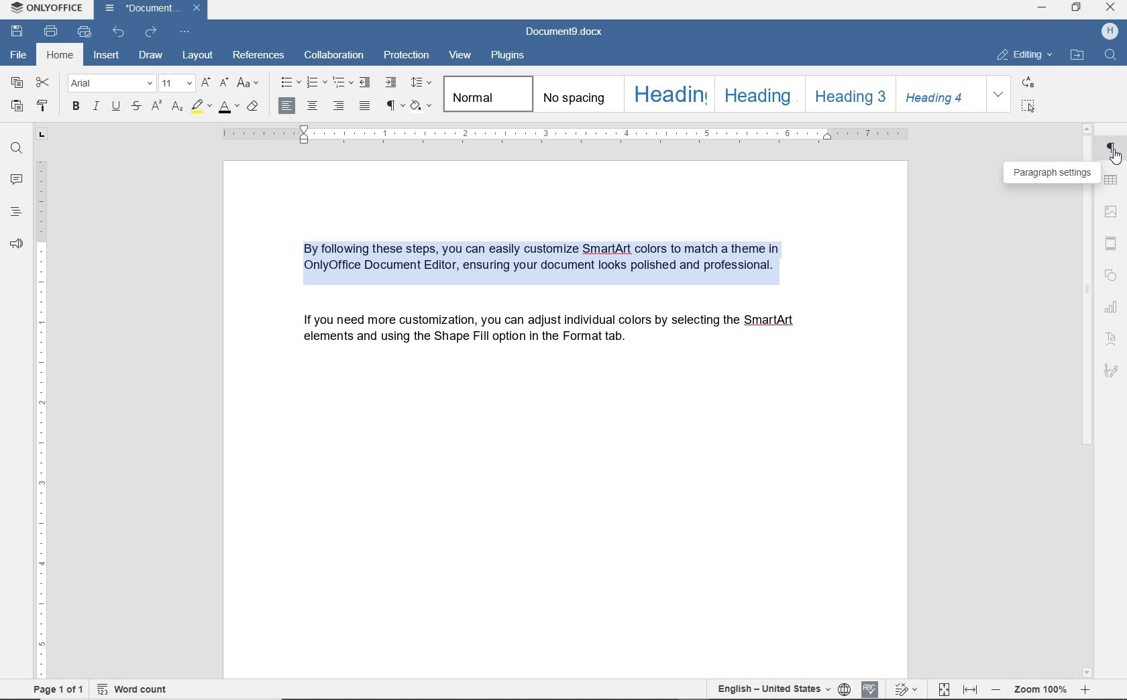 Image resolution: width=1127 pixels, height=700 pixels. Describe the element at coordinates (407, 56) in the screenshot. I see `protection` at that location.